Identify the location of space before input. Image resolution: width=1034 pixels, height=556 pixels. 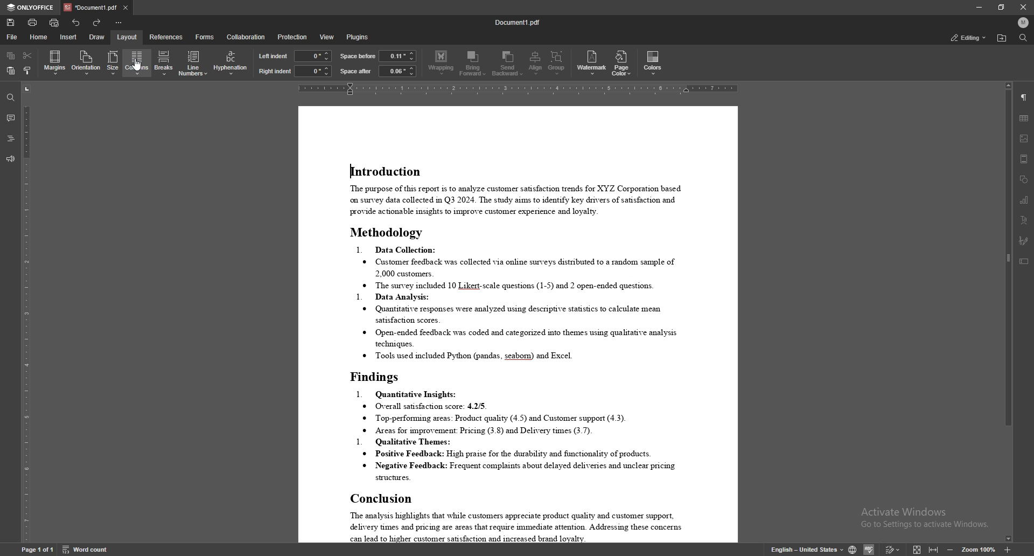
(398, 55).